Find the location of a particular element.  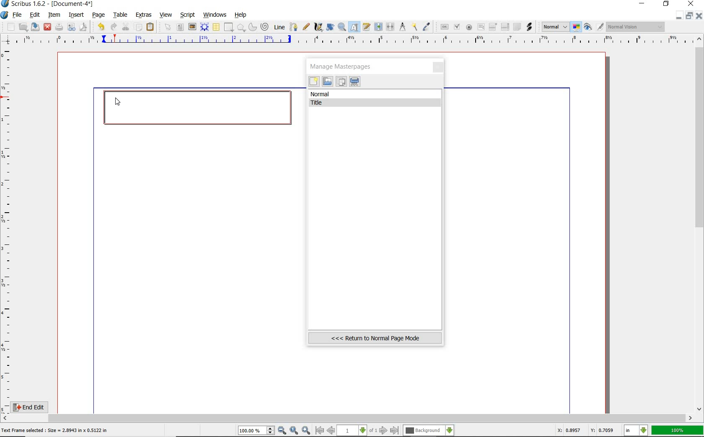

go to first page is located at coordinates (320, 431).